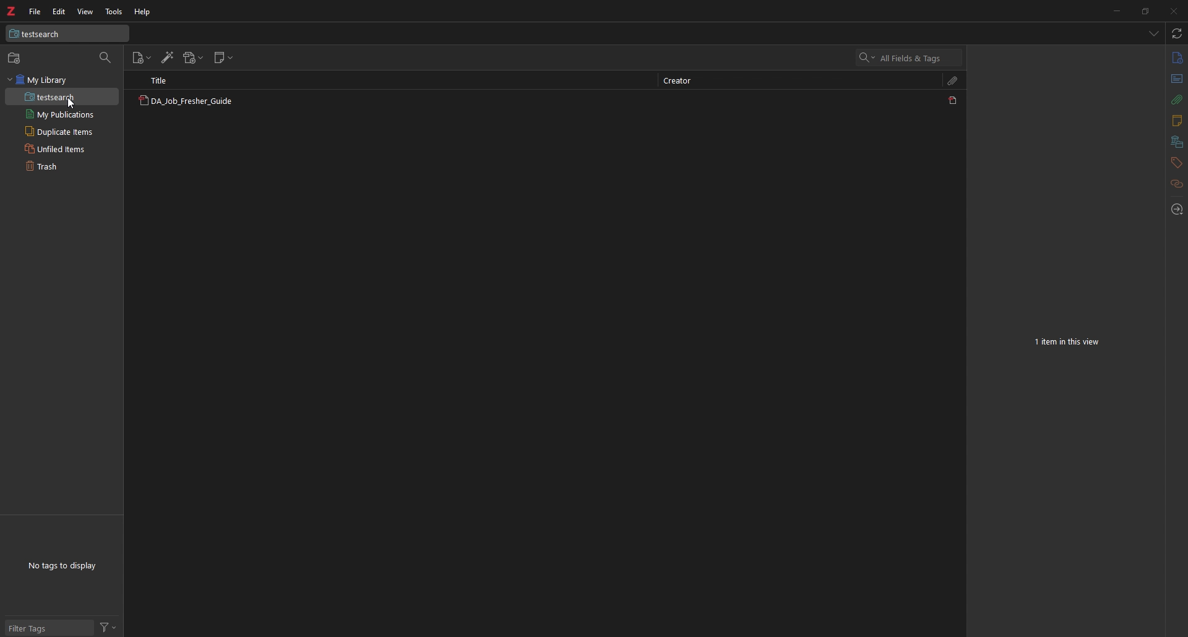  What do you see at coordinates (1177, 79) in the screenshot?
I see `abstract` at bounding box center [1177, 79].